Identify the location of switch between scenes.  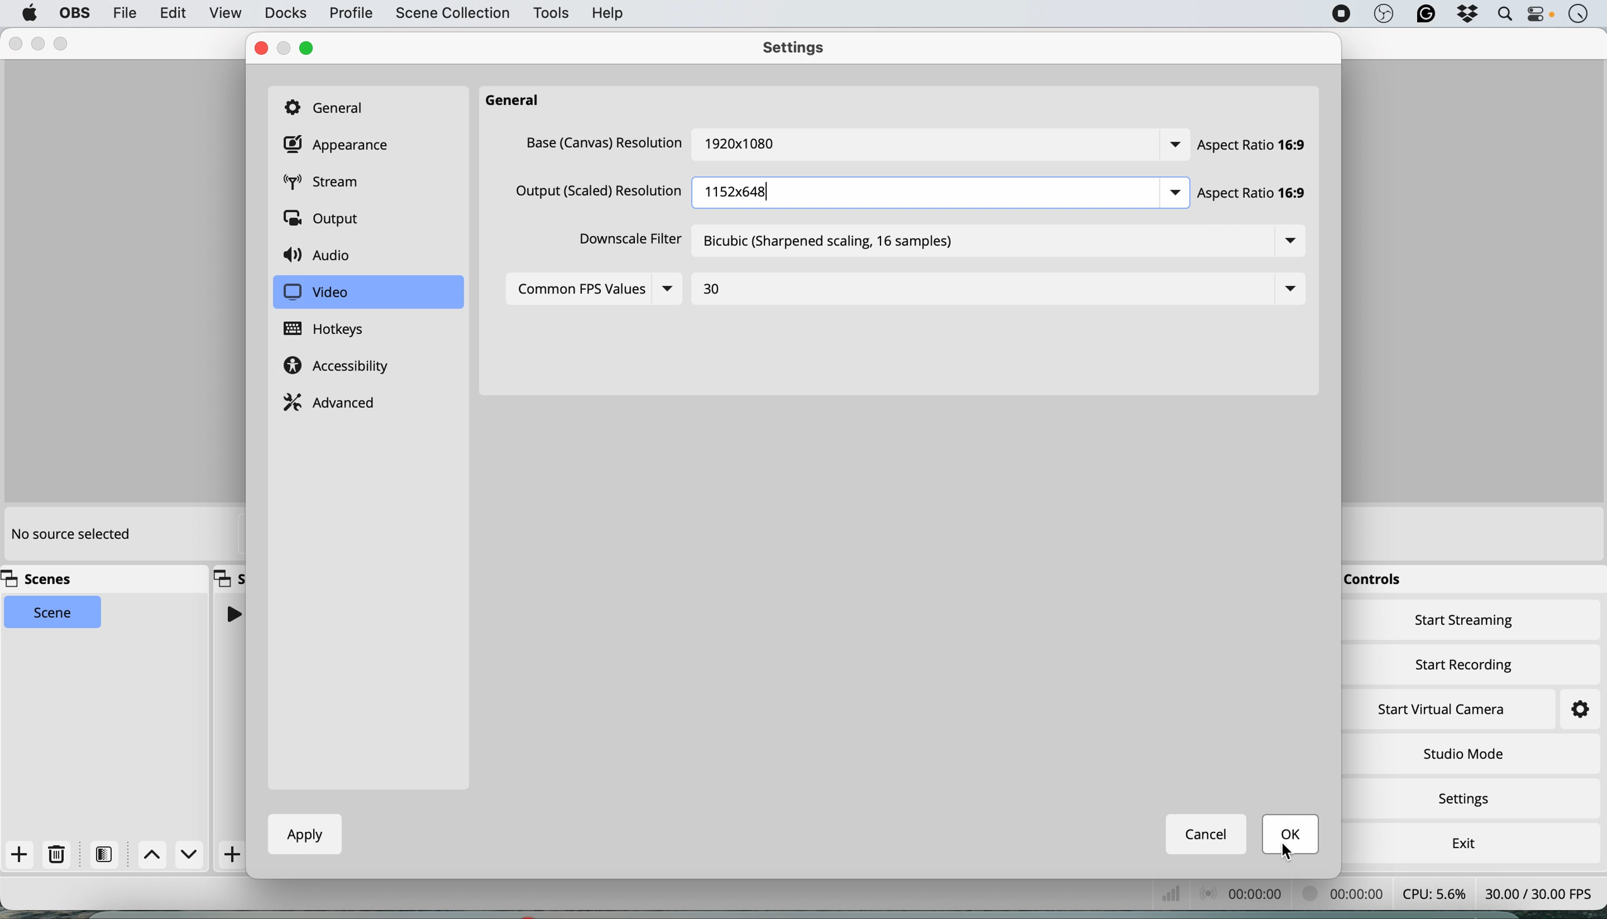
(172, 855).